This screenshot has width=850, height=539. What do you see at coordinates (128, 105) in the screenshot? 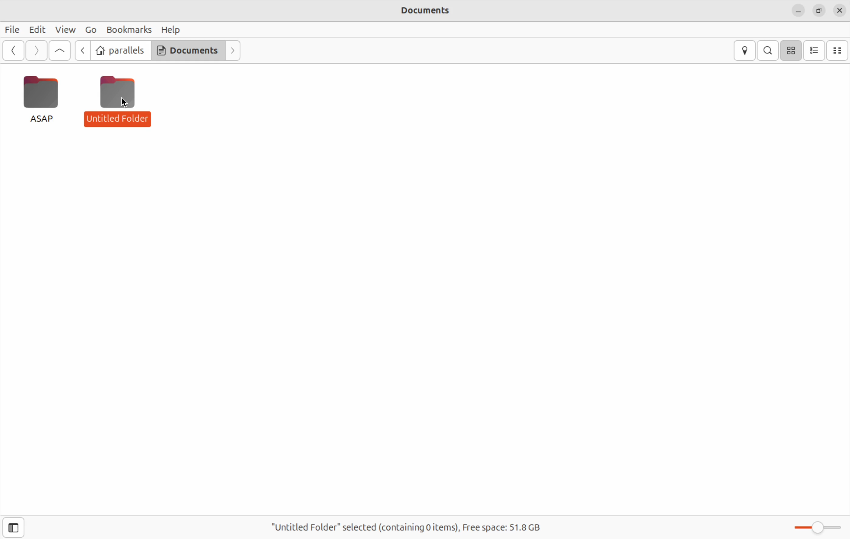
I see `cursor` at bounding box center [128, 105].